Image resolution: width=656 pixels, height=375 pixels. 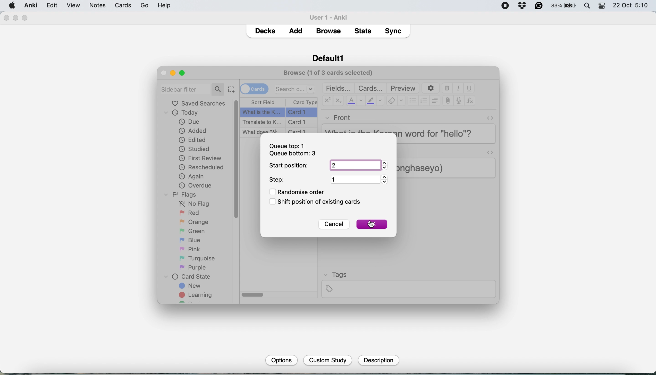 What do you see at coordinates (588, 6) in the screenshot?
I see `spotlight search` at bounding box center [588, 6].